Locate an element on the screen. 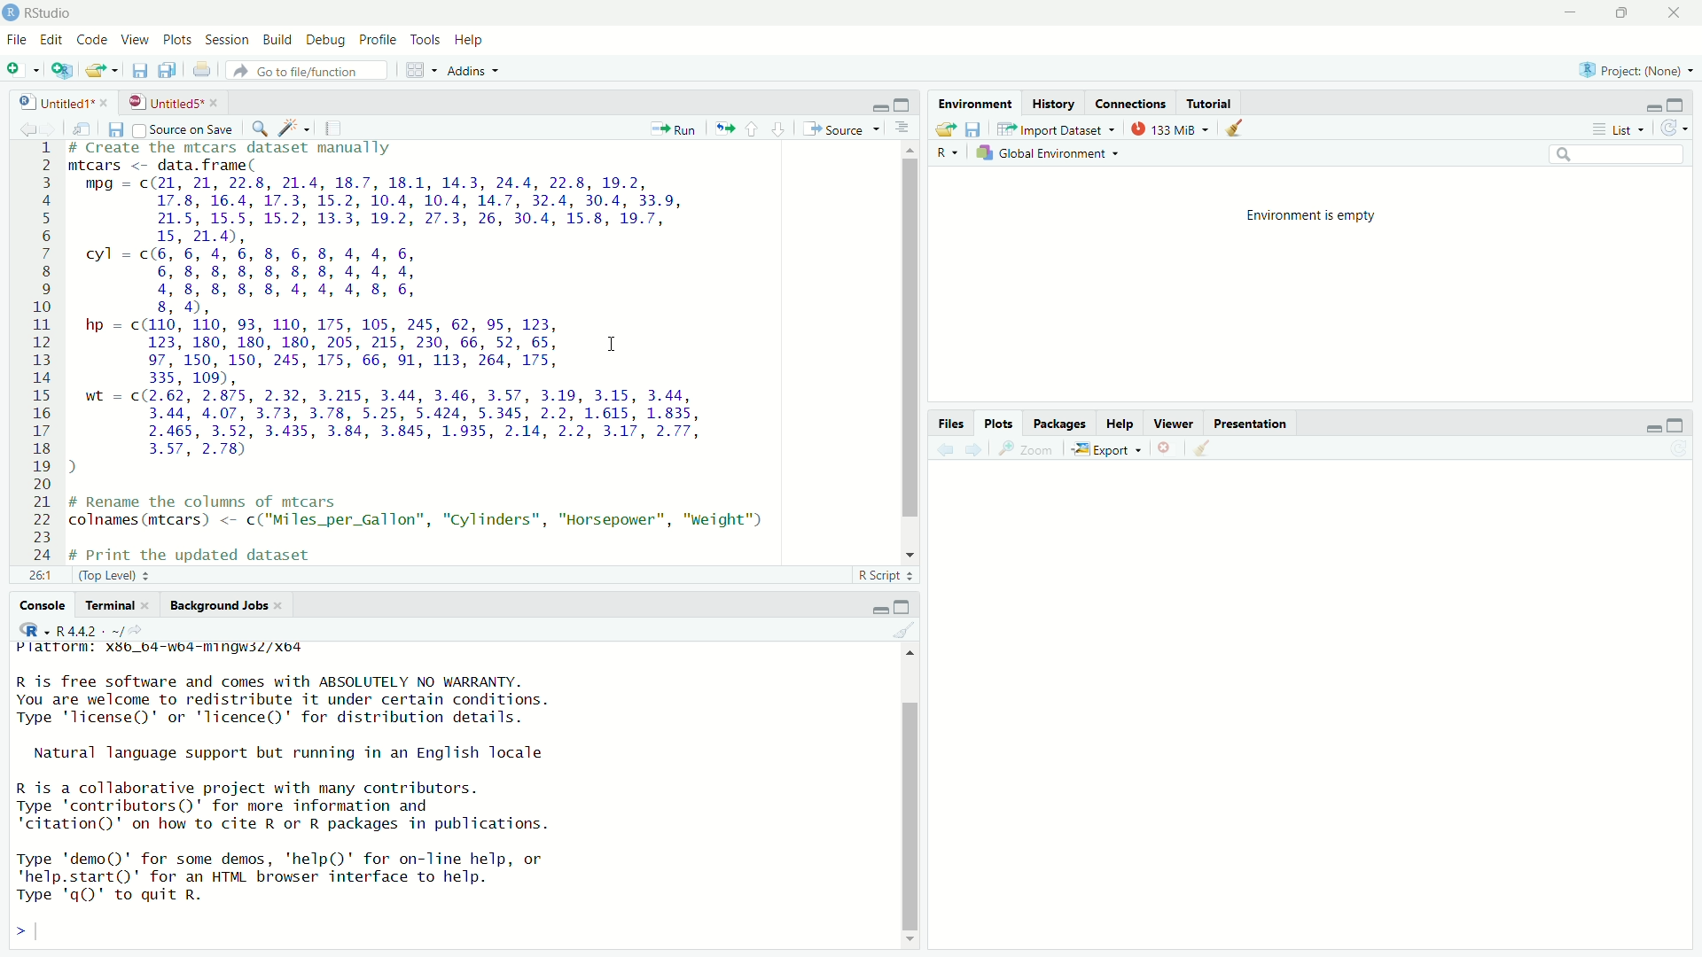 Image resolution: width=1702 pixels, height=957 pixels. refresh is located at coordinates (1677, 128).